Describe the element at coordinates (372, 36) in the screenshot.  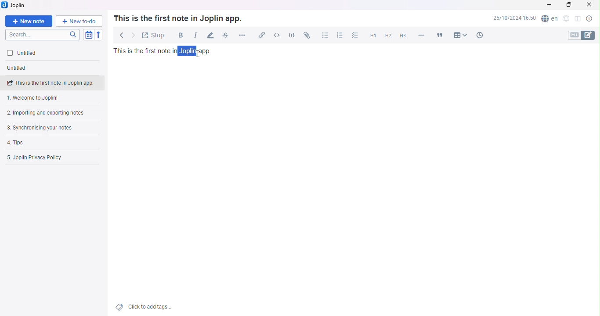
I see `Heading 1` at that location.